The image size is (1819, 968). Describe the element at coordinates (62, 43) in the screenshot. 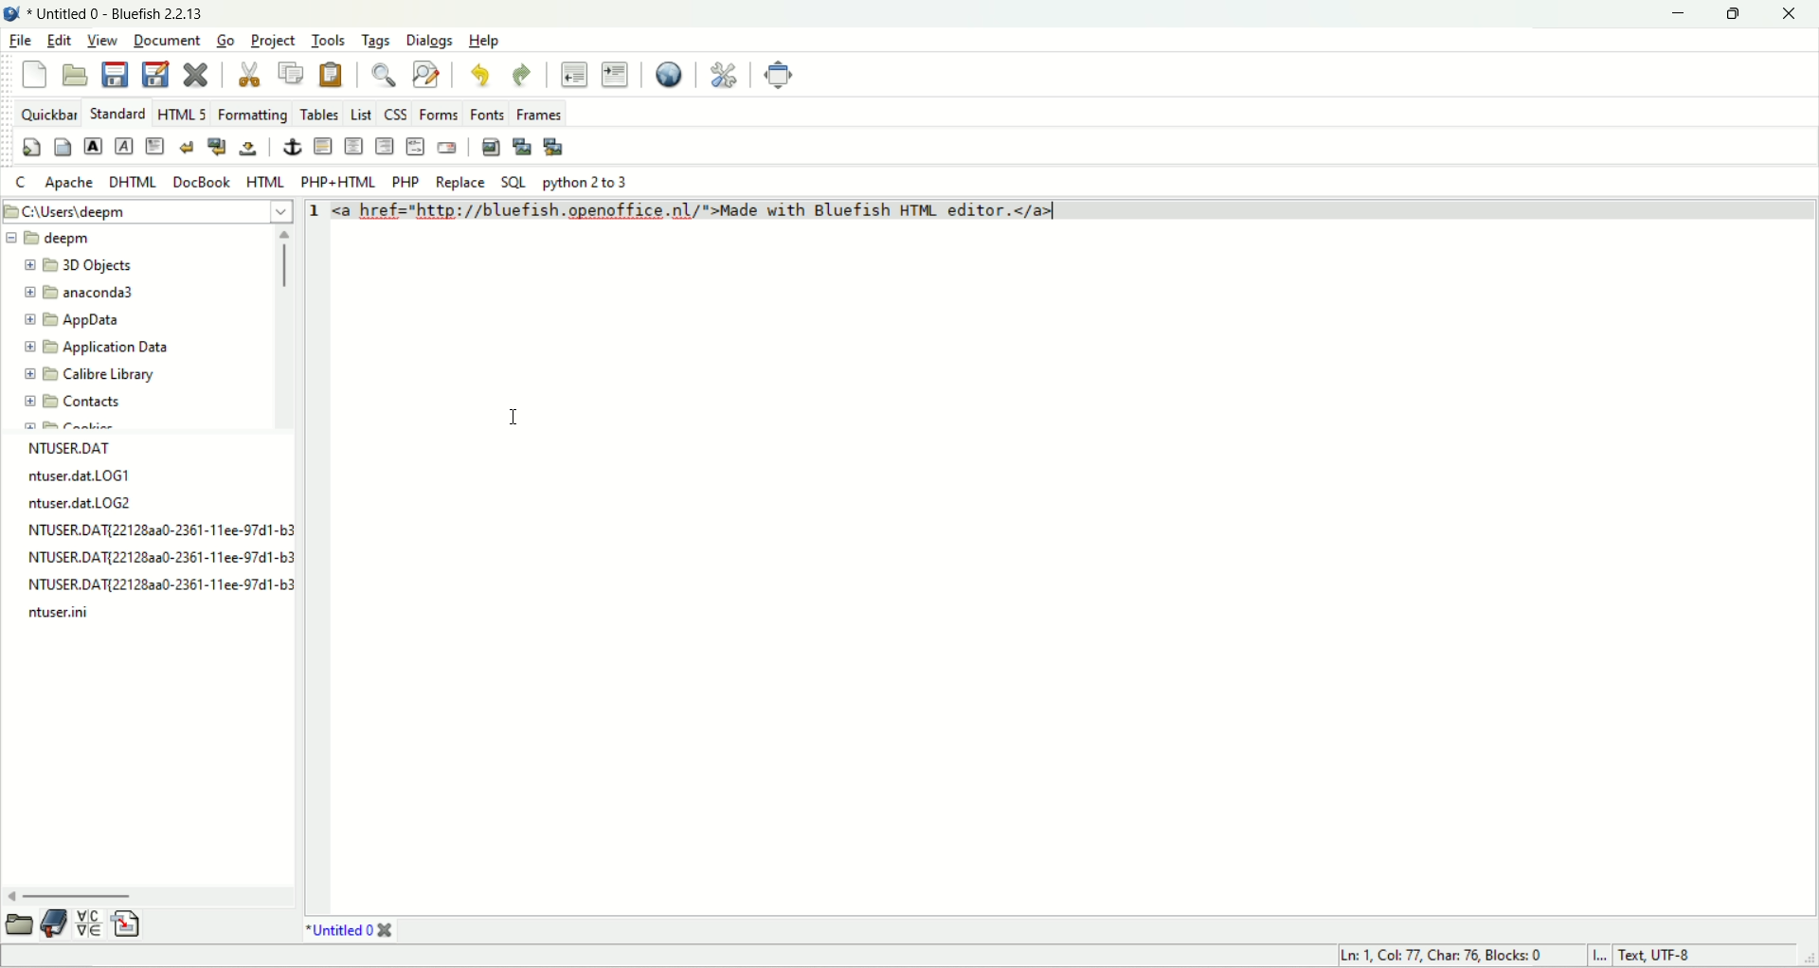

I see `edit` at that location.